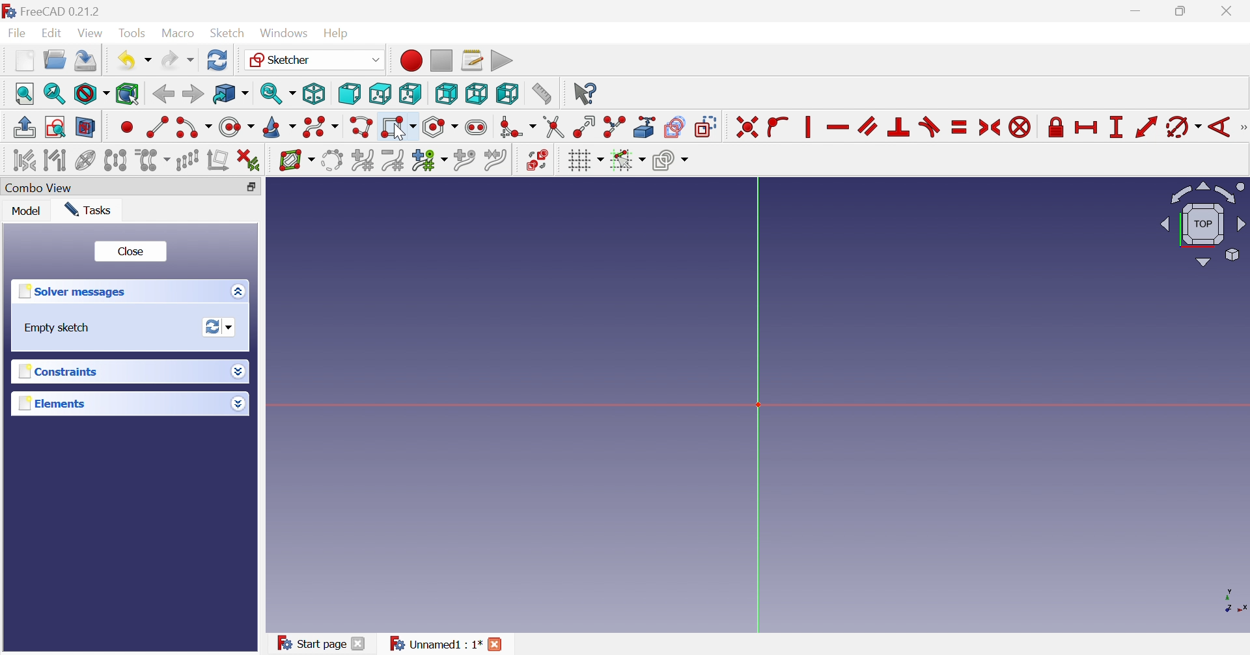  Describe the element at coordinates (57, 162) in the screenshot. I see `Select associated geometry` at that location.